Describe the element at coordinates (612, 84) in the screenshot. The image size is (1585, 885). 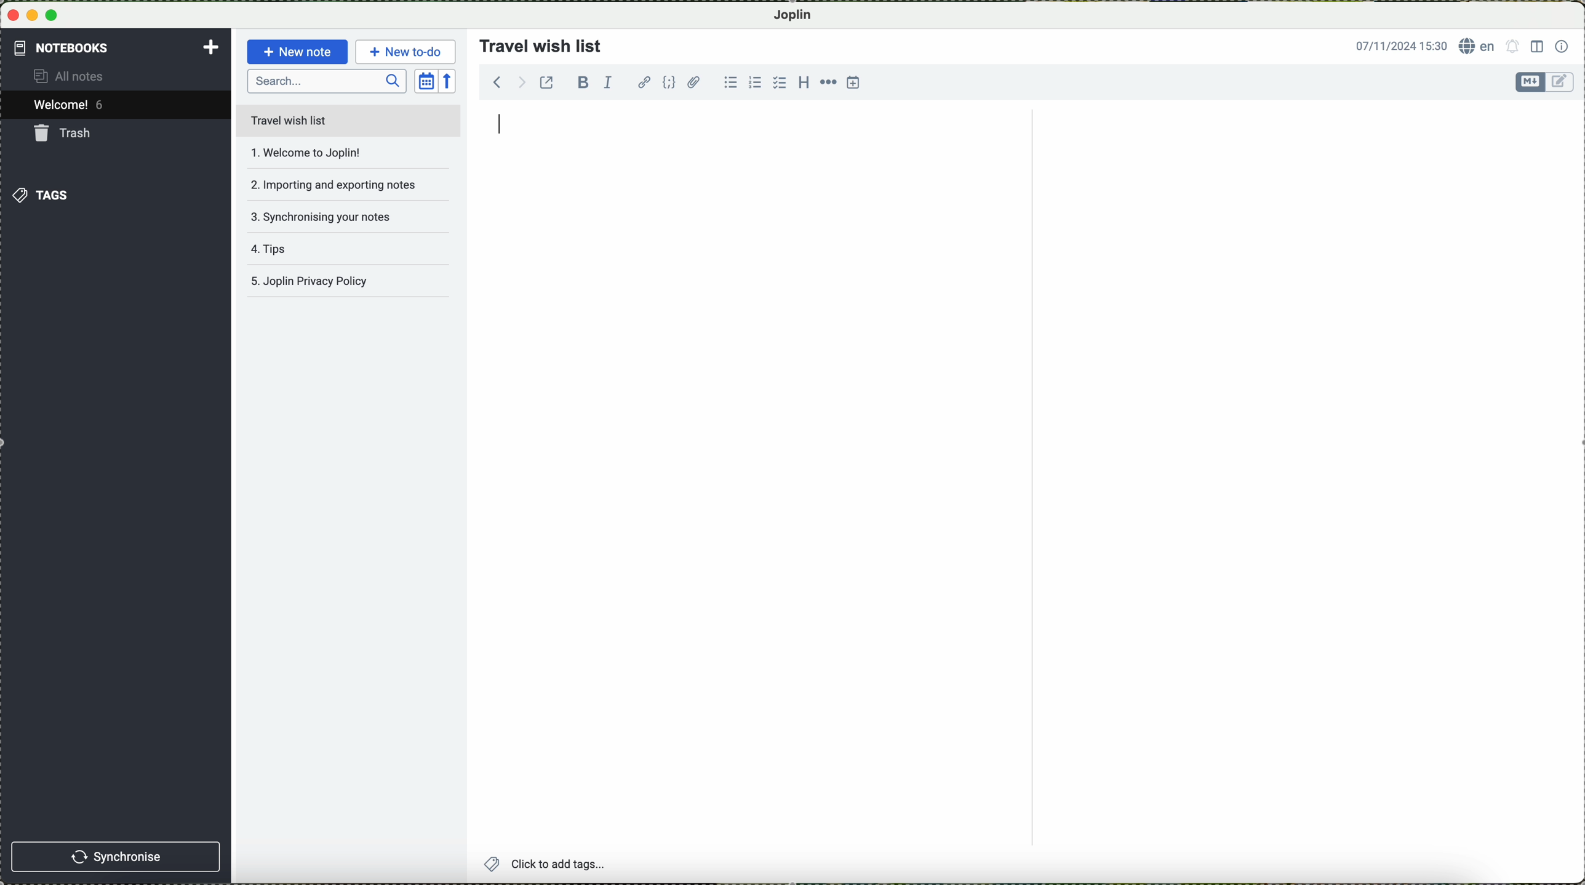
I see `italic` at that location.